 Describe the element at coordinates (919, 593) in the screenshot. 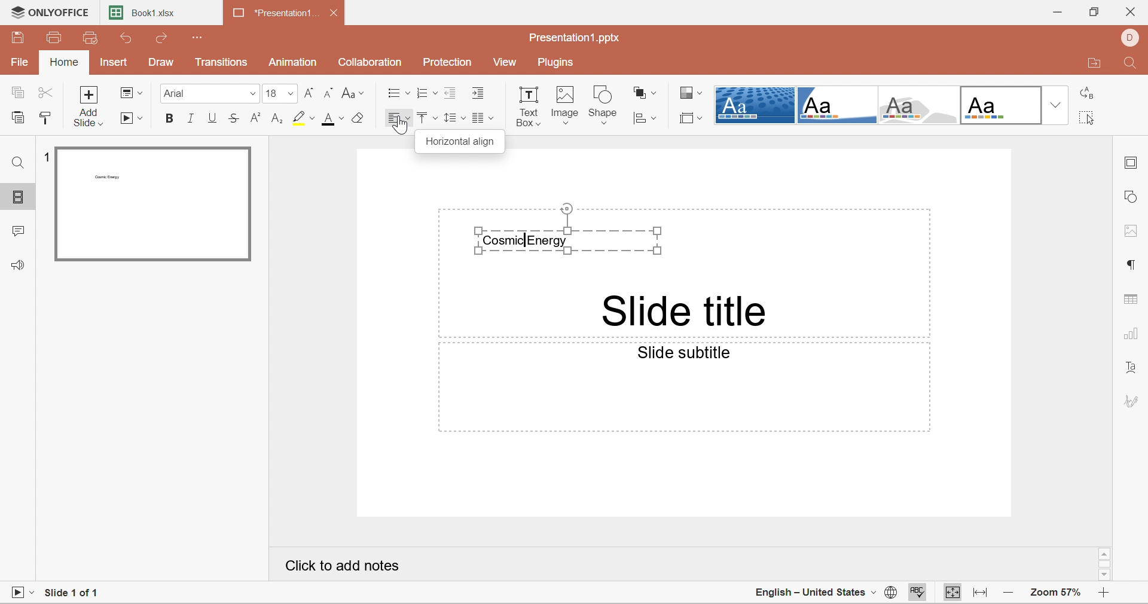

I see `Check spelling` at that location.